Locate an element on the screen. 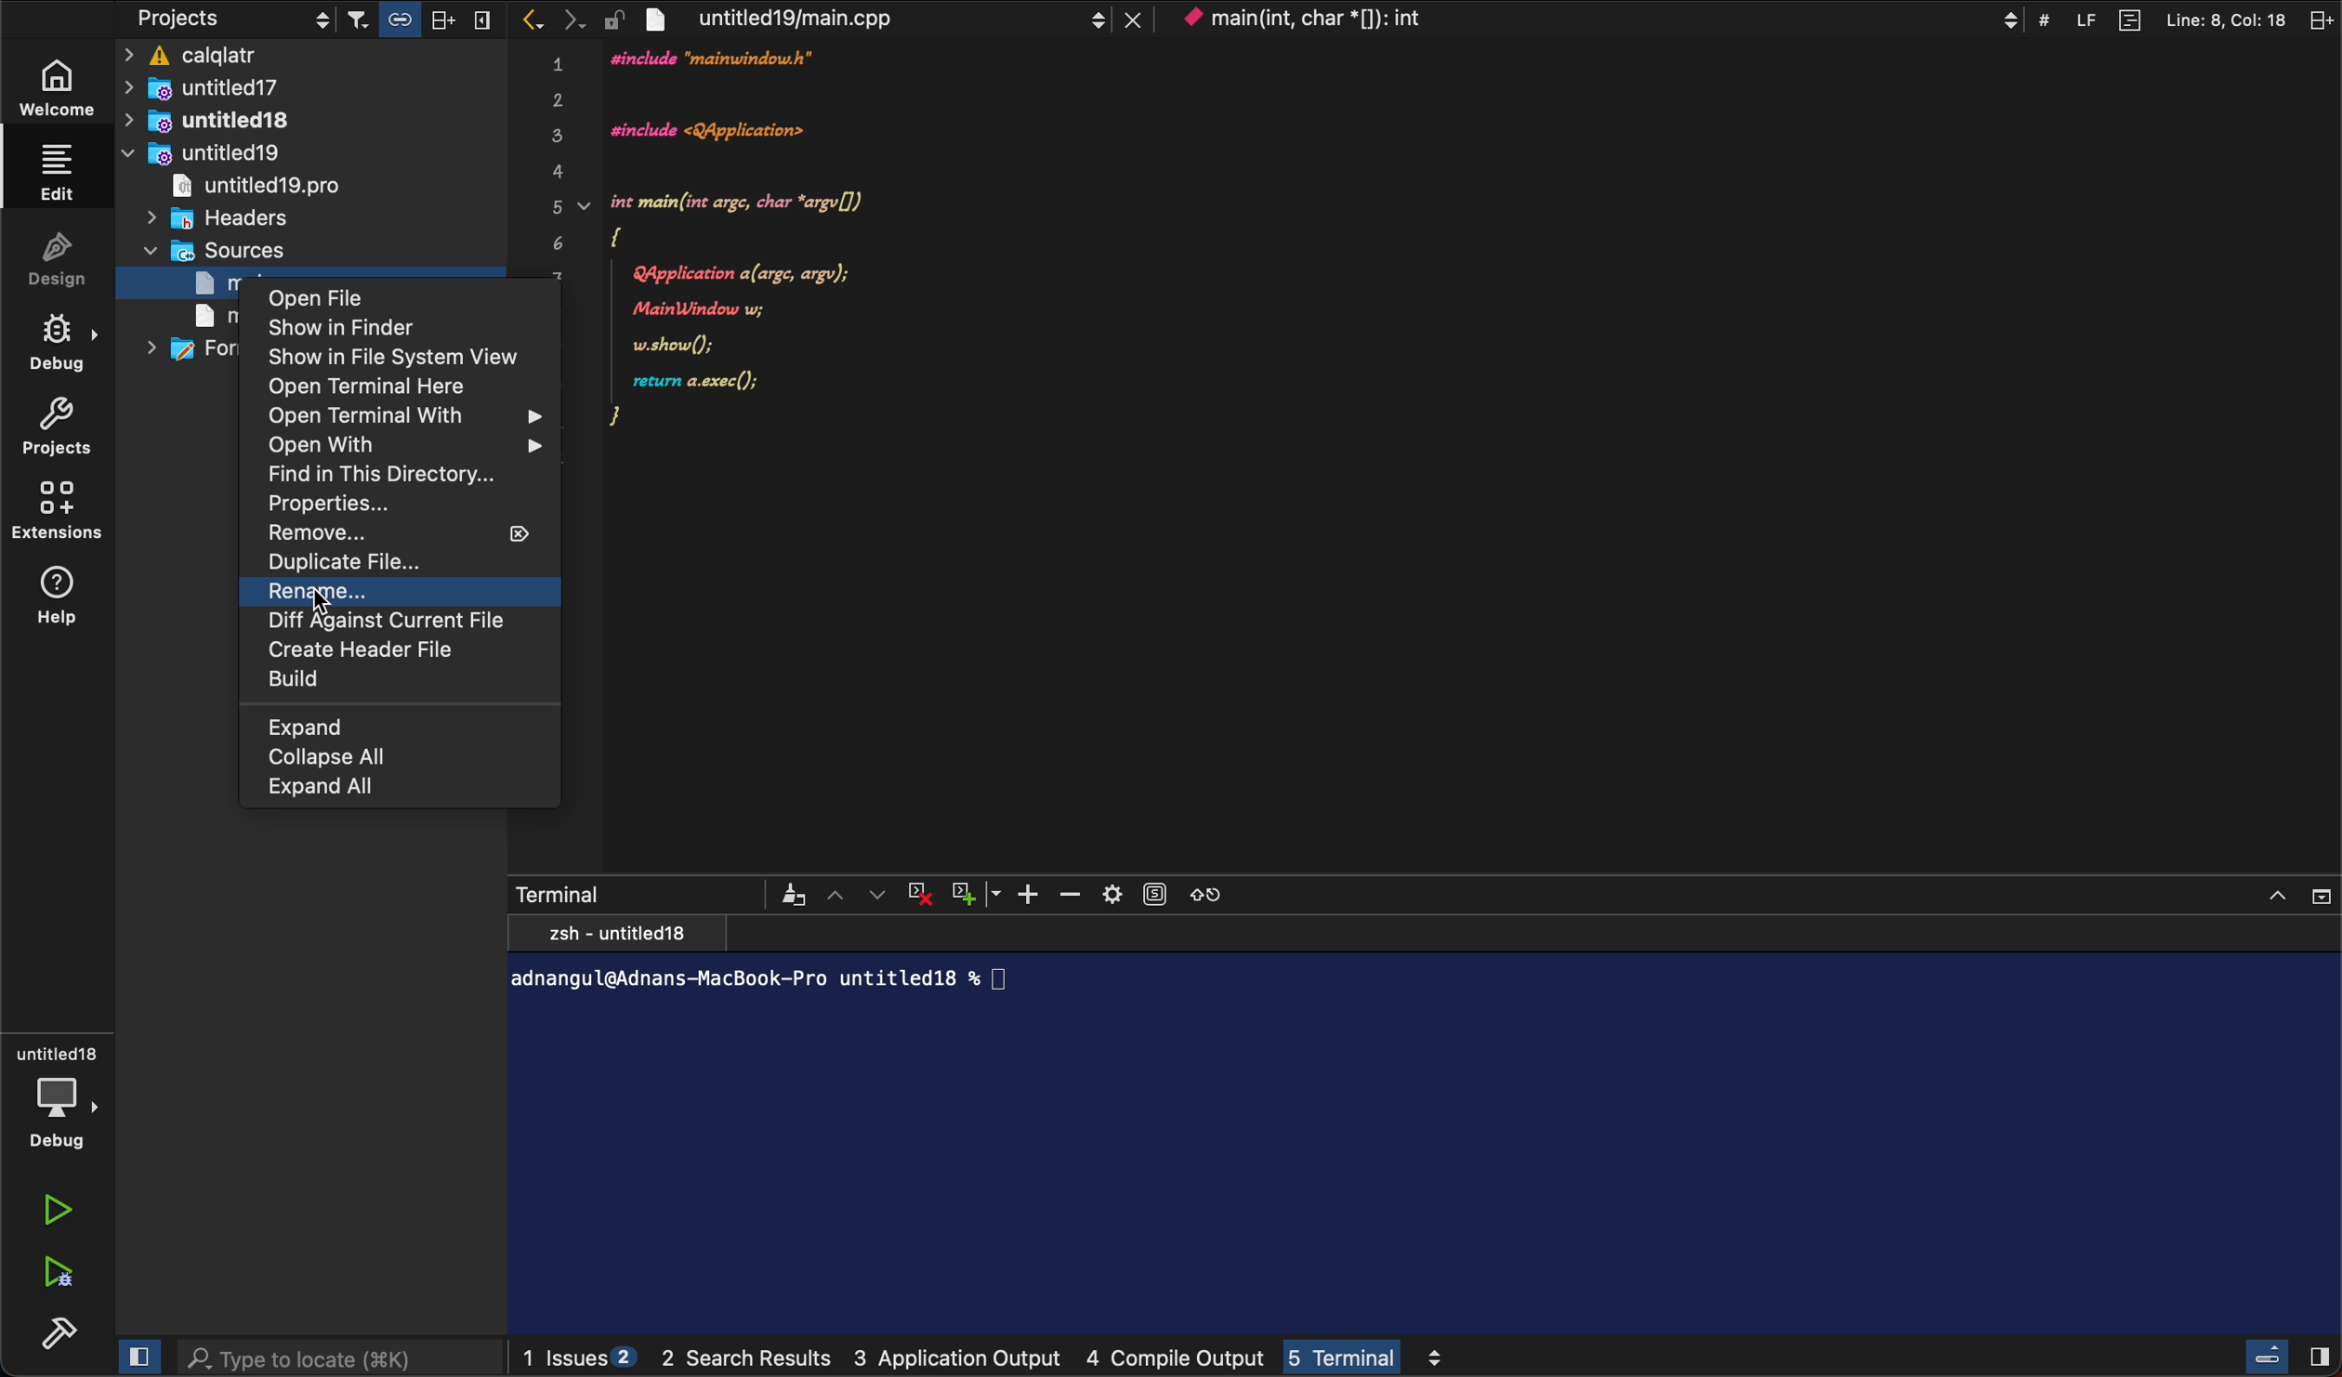 The height and width of the screenshot is (1377, 2342). sources is located at coordinates (248, 252).